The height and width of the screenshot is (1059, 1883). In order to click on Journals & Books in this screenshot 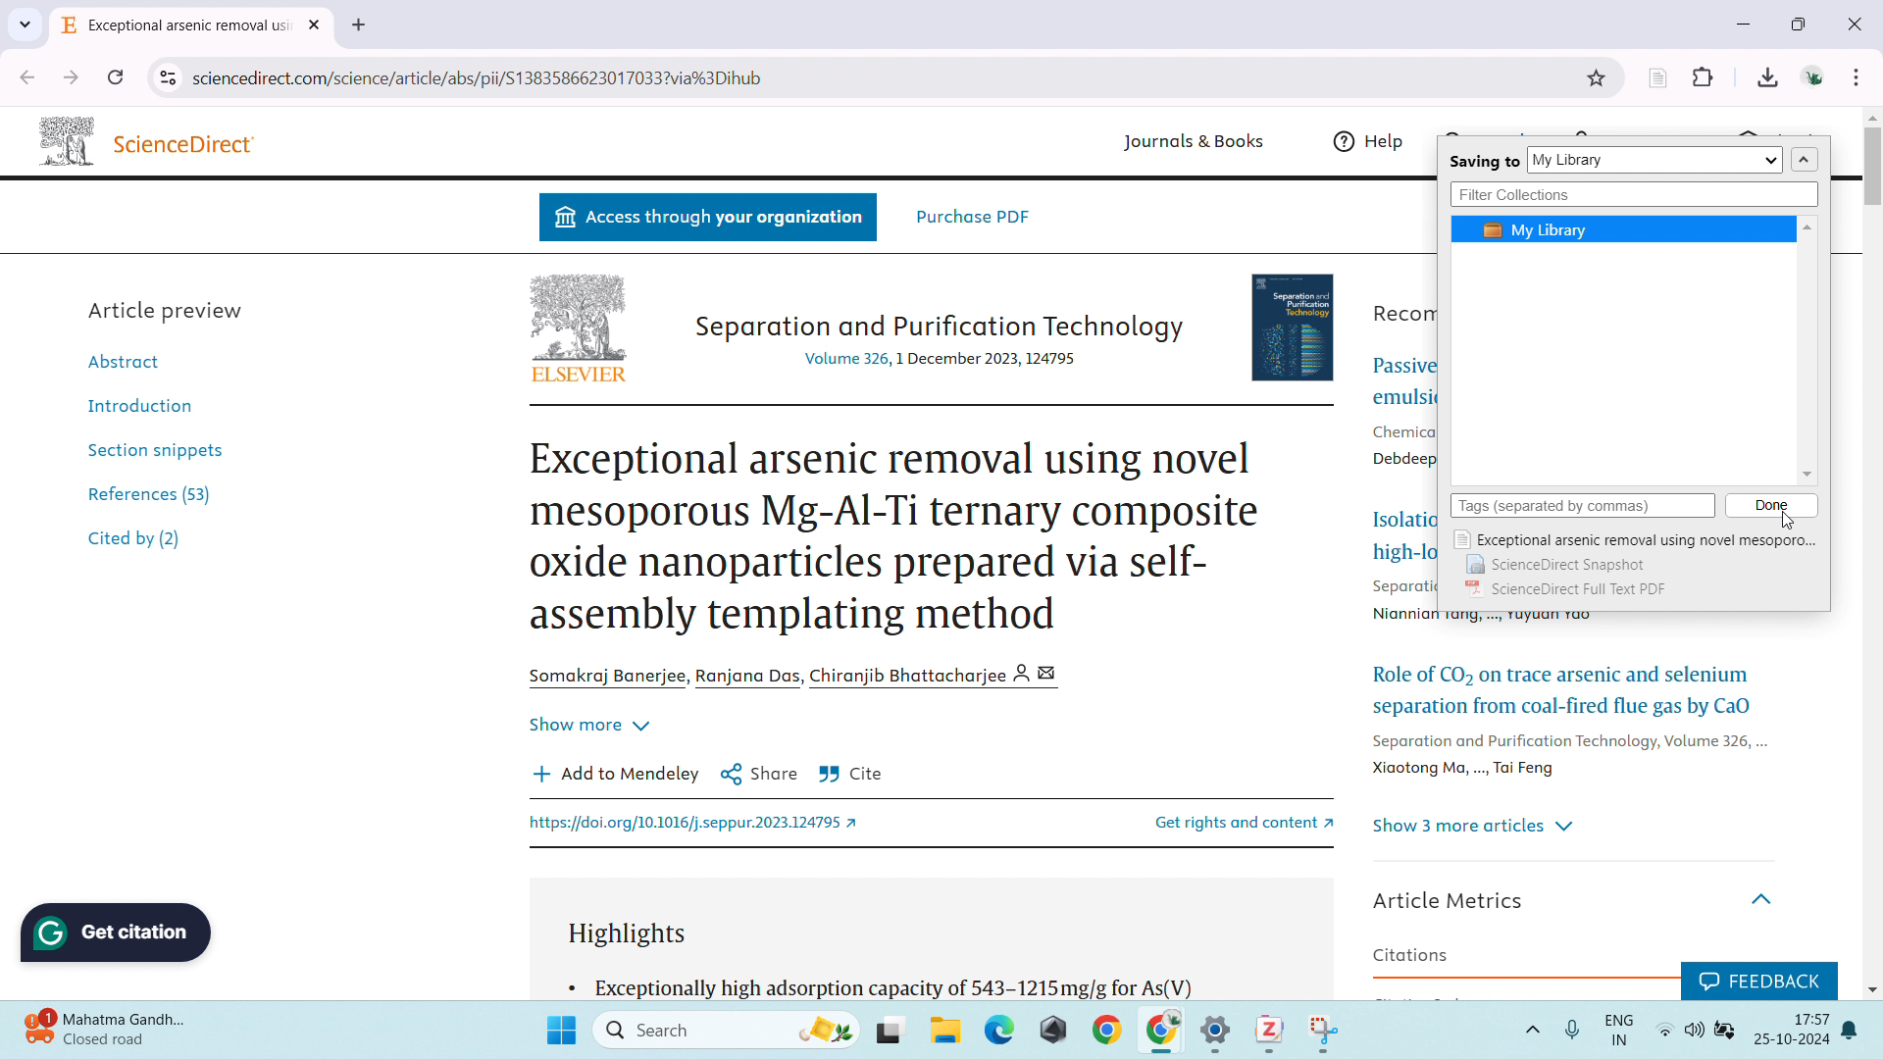, I will do `click(1189, 143)`.